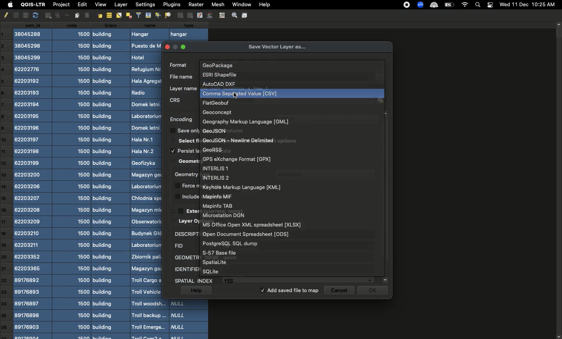  Describe the element at coordinates (147, 180) in the screenshot. I see `Name` at that location.